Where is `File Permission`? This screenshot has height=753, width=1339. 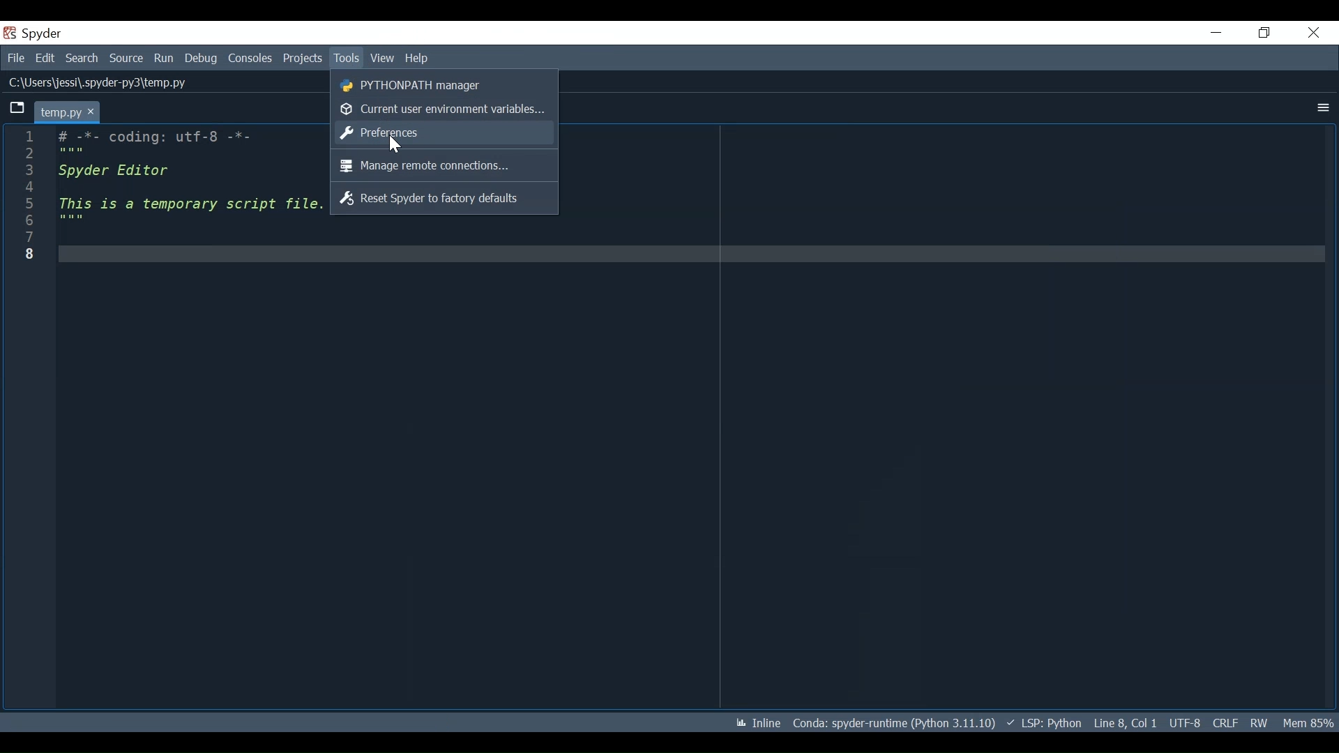 File Permission is located at coordinates (1259, 722).